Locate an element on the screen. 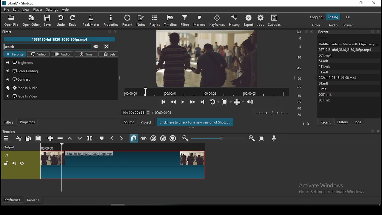 The width and height of the screenshot is (382, 215). filters is located at coordinates (185, 20).